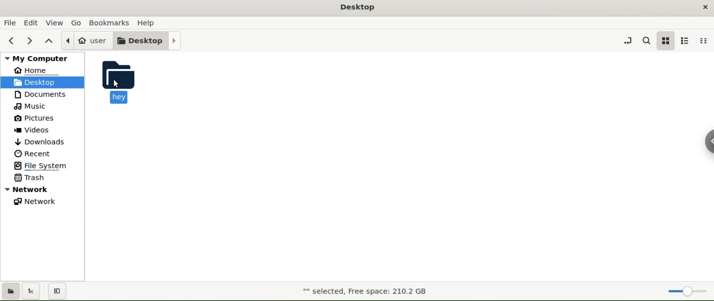 The height and width of the screenshot is (301, 714). What do you see at coordinates (43, 70) in the screenshot?
I see `home` at bounding box center [43, 70].